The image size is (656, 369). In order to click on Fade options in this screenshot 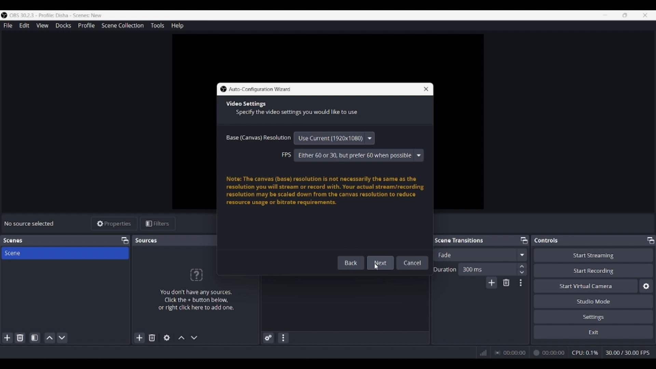, I will do `click(522, 255)`.